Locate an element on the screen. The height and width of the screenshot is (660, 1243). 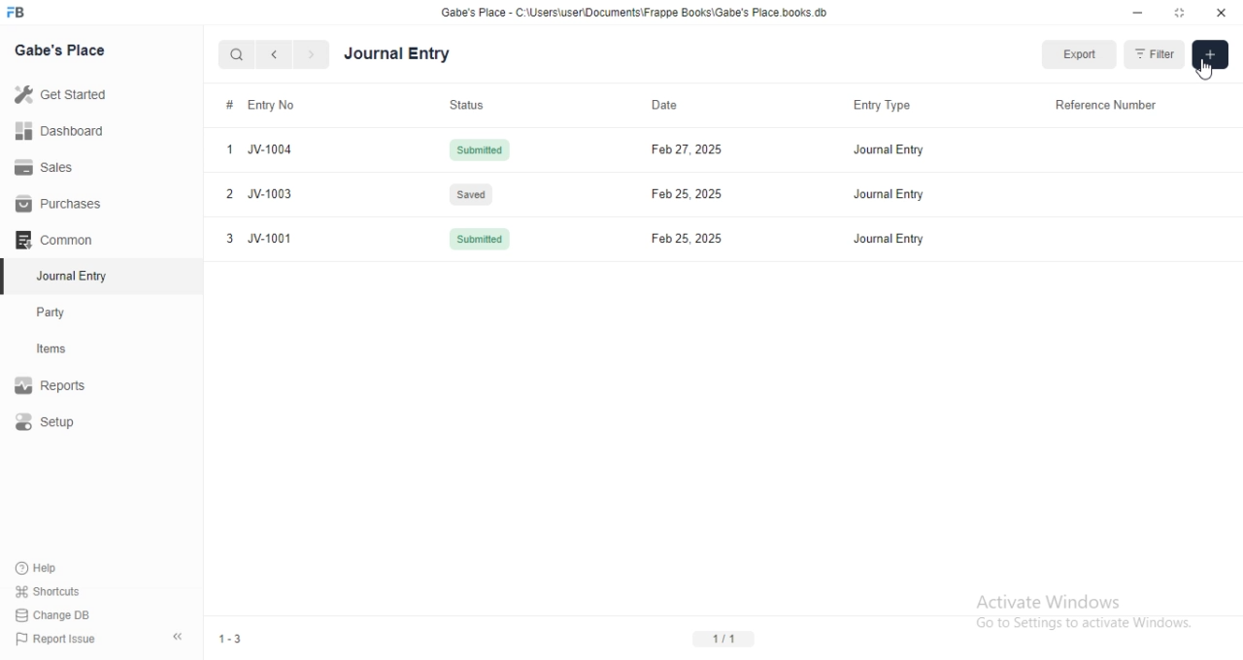
Party is located at coordinates (64, 313).